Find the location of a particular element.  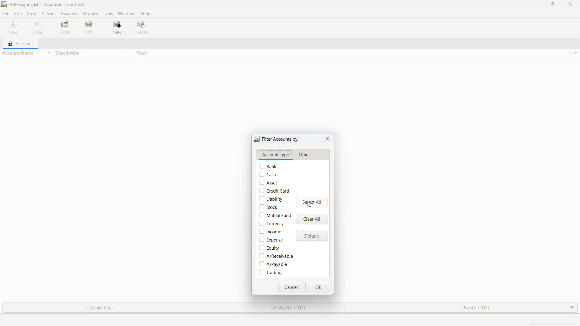

stock is located at coordinates (269, 206).